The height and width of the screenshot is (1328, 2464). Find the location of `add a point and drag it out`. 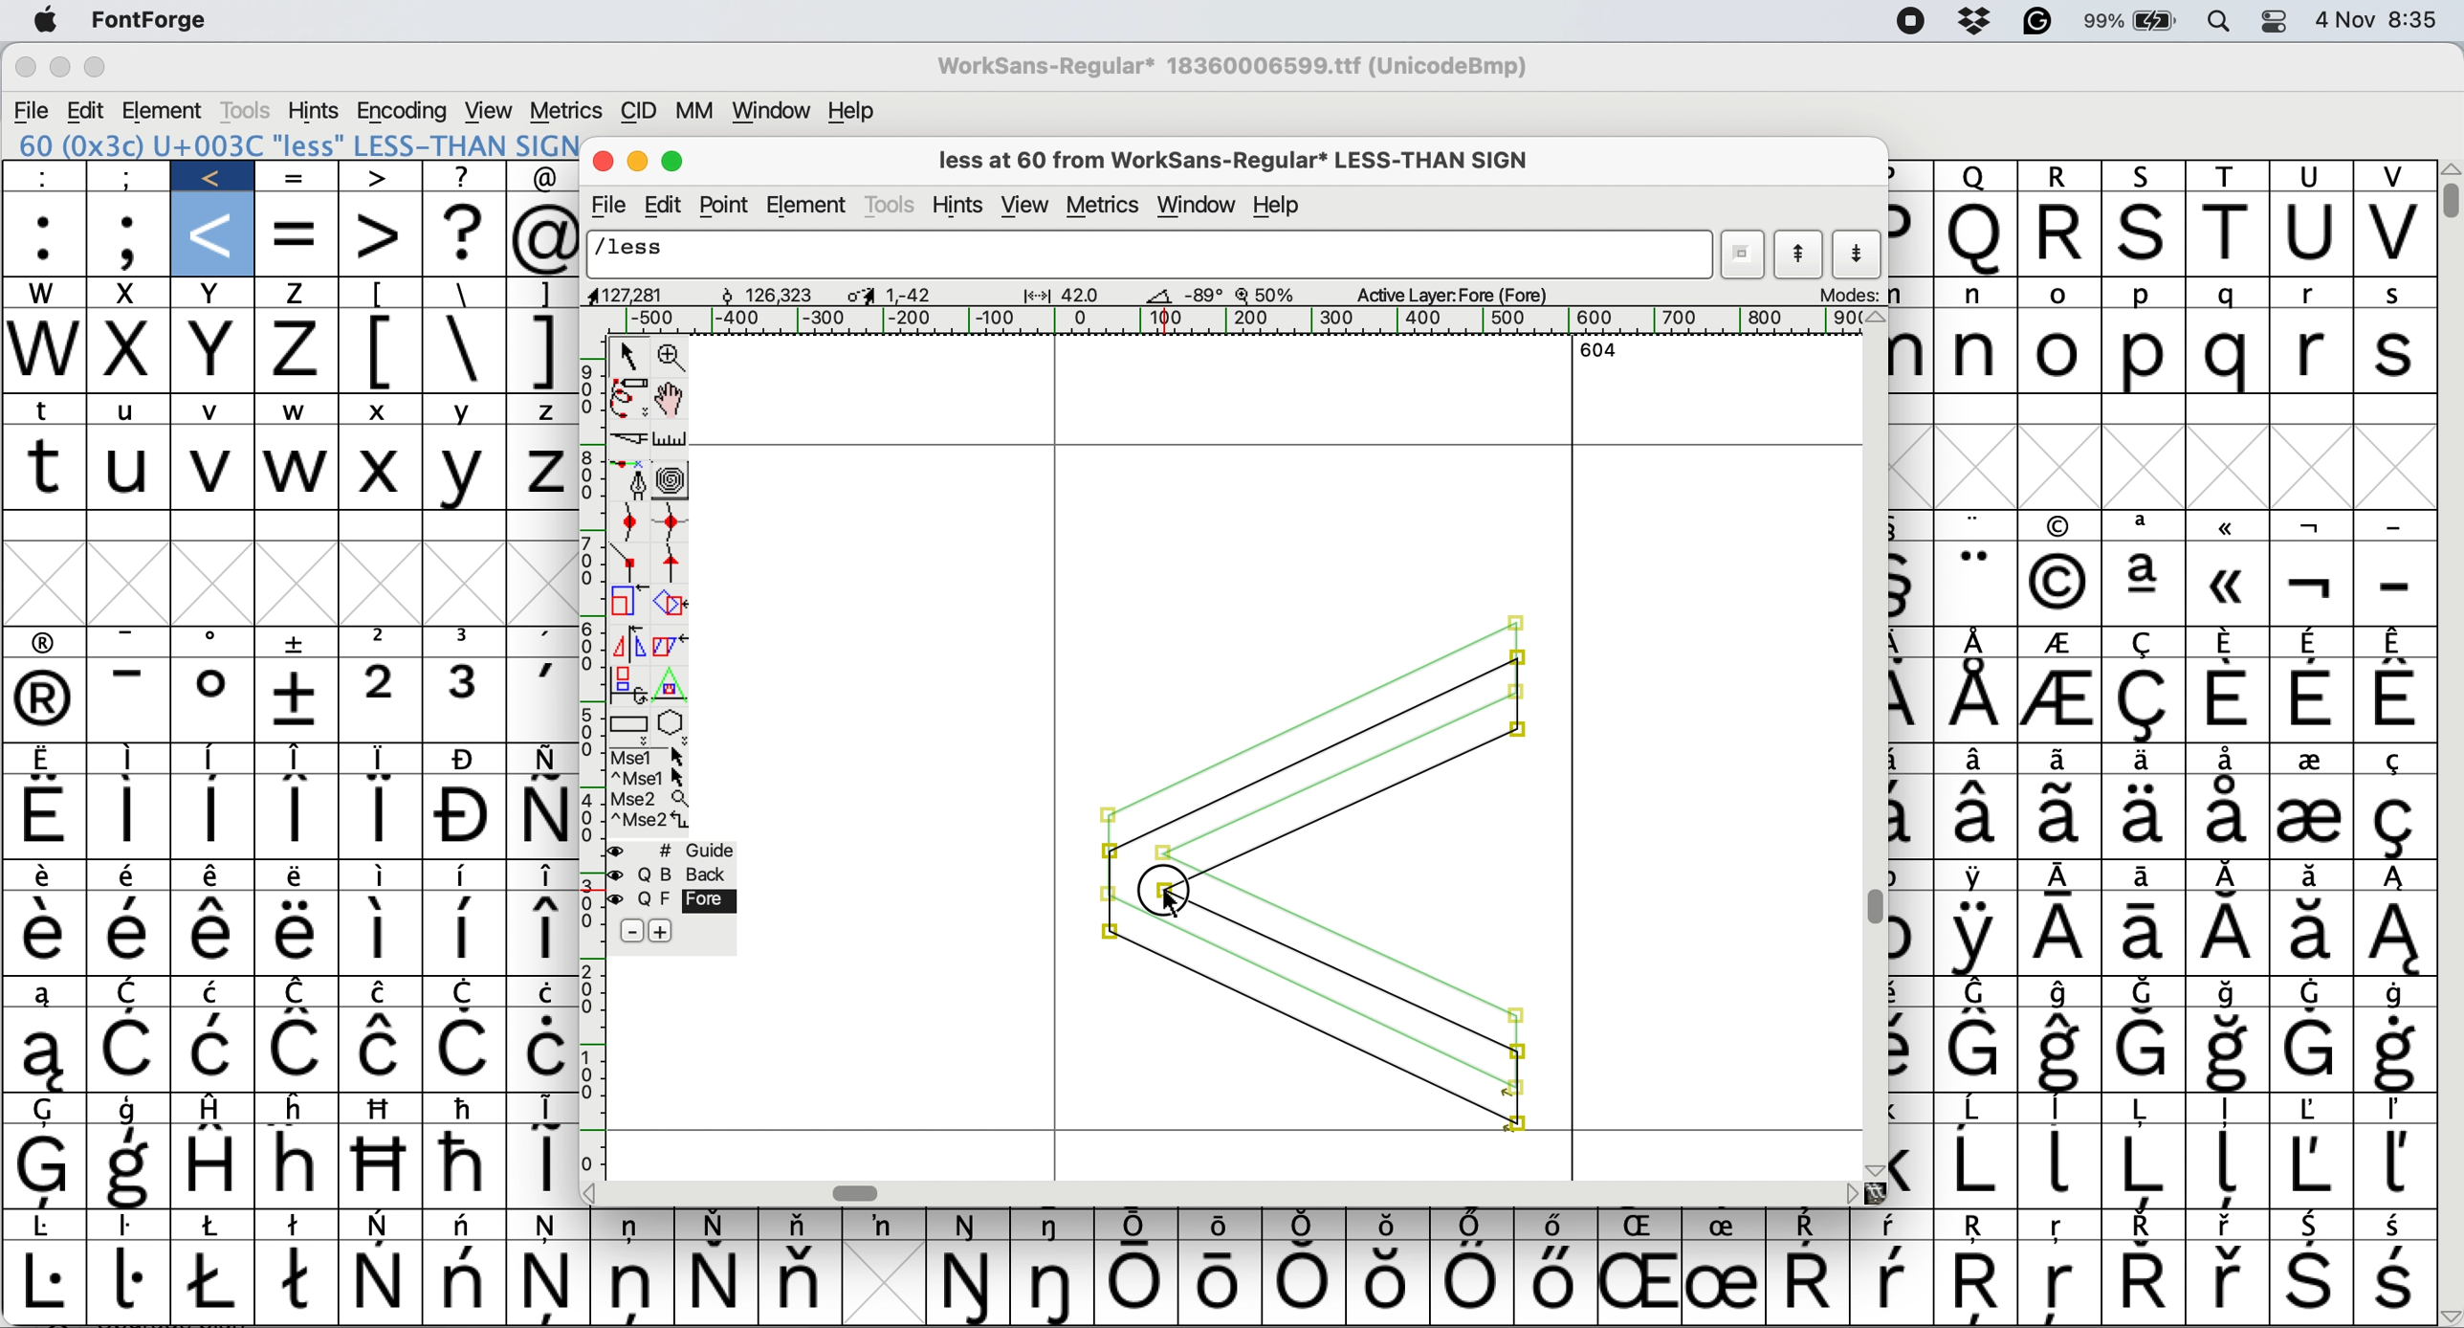

add a point and drag it out is located at coordinates (631, 479).